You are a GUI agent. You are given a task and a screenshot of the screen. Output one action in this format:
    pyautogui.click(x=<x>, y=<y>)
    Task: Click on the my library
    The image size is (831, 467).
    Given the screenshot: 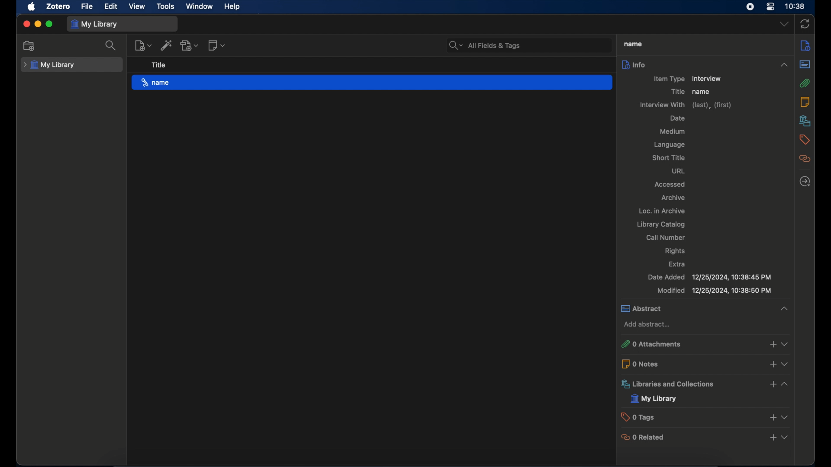 What is the action you would take?
    pyautogui.click(x=654, y=398)
    